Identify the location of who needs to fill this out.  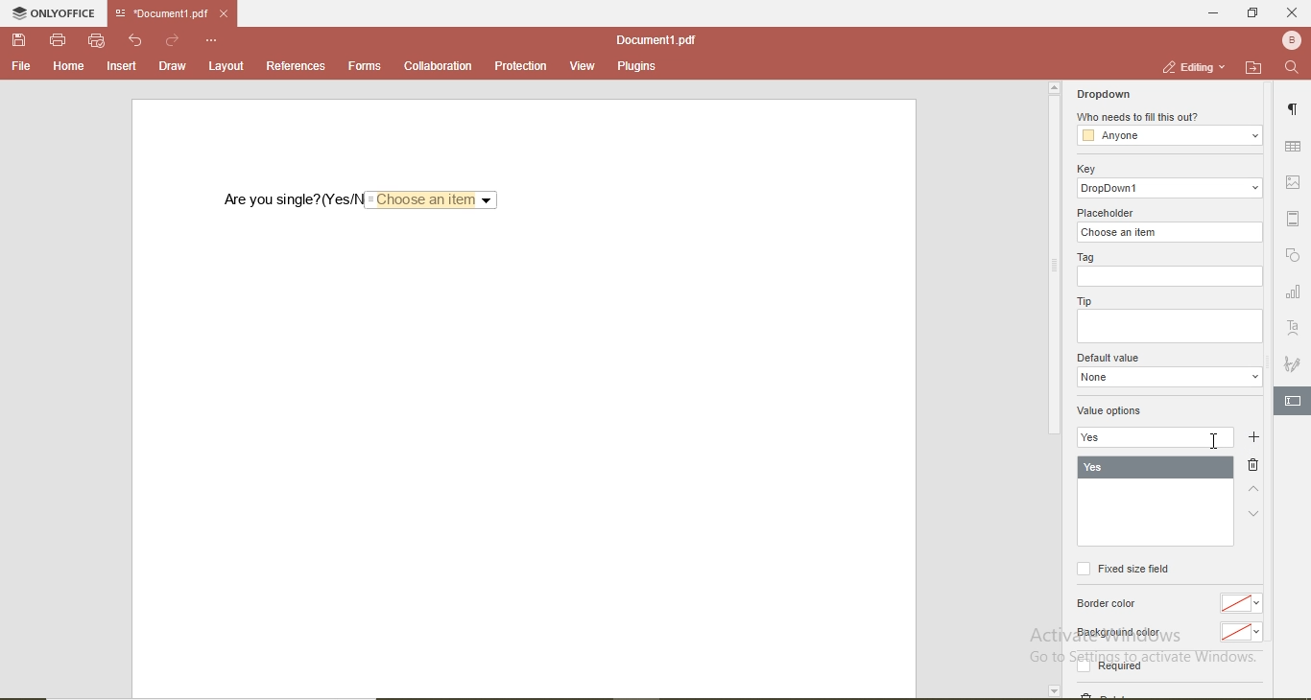
(1140, 117).